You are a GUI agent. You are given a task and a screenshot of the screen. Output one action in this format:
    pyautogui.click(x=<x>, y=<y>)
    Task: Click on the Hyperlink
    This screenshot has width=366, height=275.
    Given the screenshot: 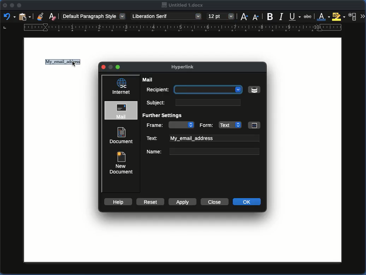 What is the action you would take?
    pyautogui.click(x=186, y=68)
    